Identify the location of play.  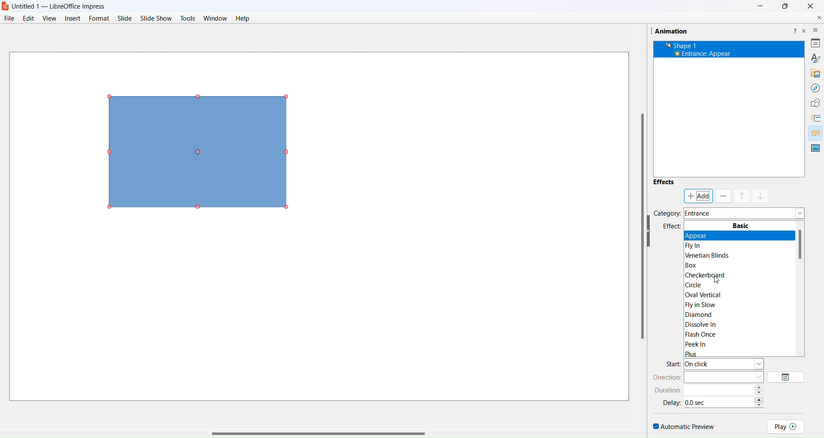
(786, 426).